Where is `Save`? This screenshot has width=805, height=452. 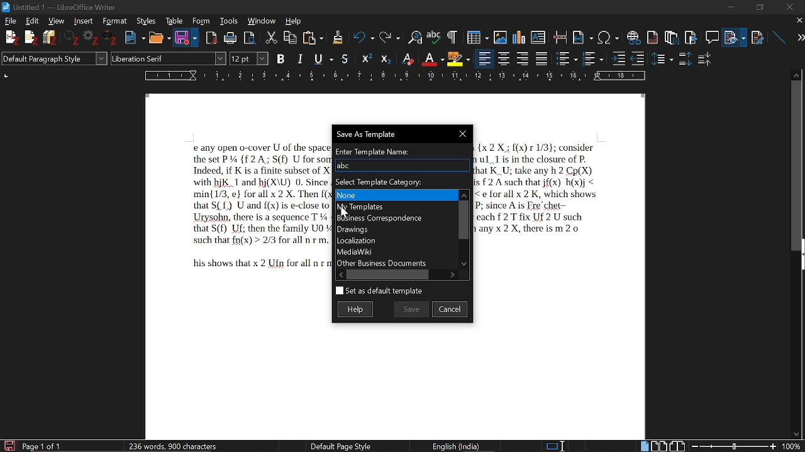 Save is located at coordinates (411, 308).